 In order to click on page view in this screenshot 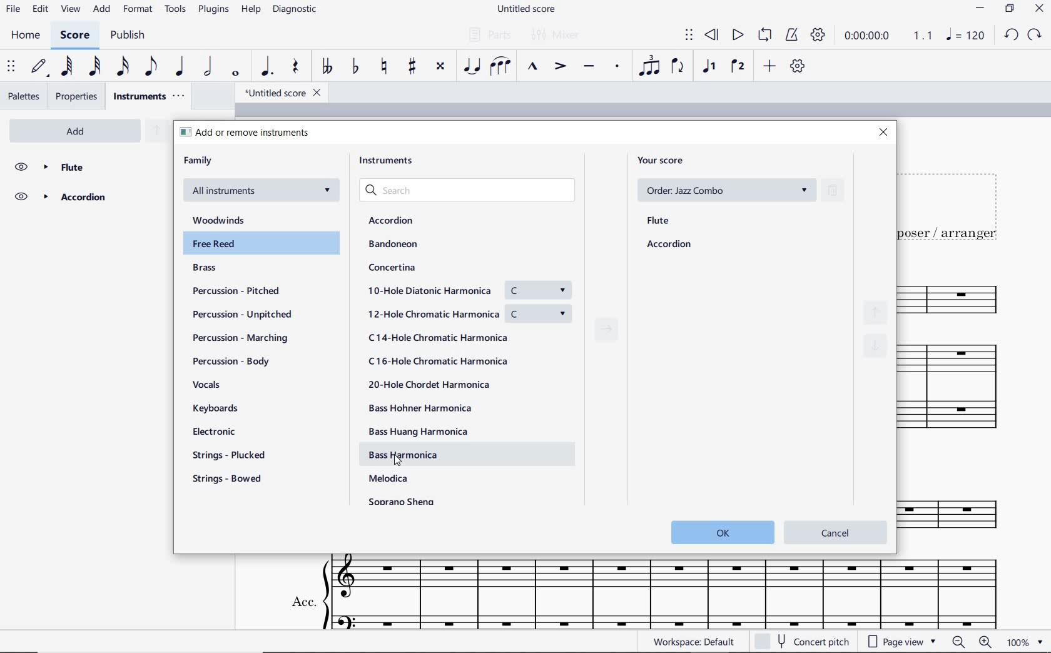, I will do `click(902, 642)`.